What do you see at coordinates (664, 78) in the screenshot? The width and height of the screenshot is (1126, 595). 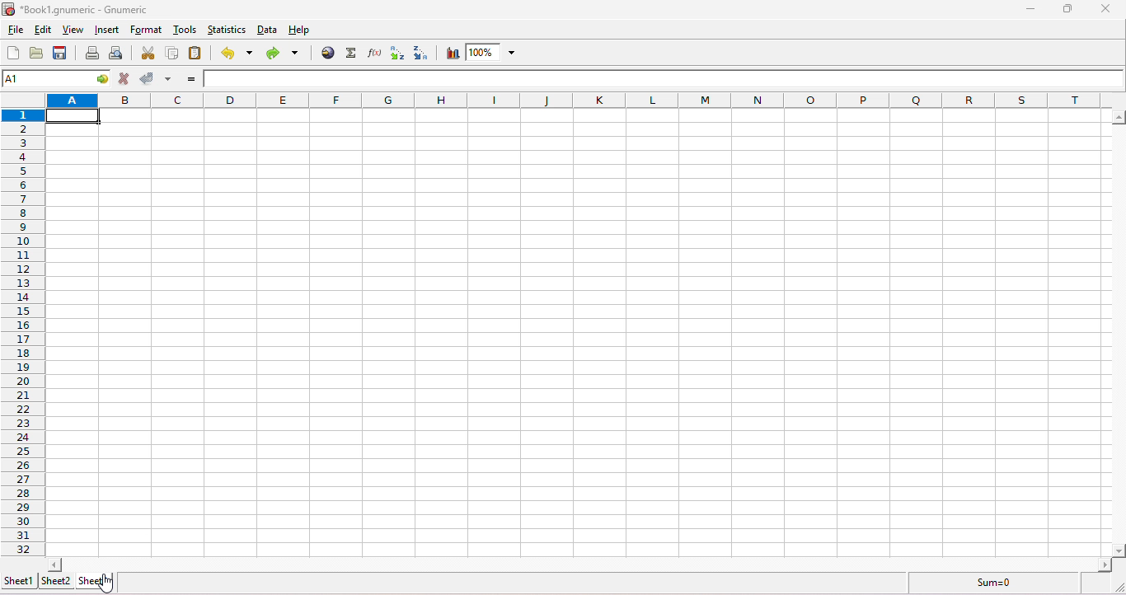 I see `formula bar` at bounding box center [664, 78].